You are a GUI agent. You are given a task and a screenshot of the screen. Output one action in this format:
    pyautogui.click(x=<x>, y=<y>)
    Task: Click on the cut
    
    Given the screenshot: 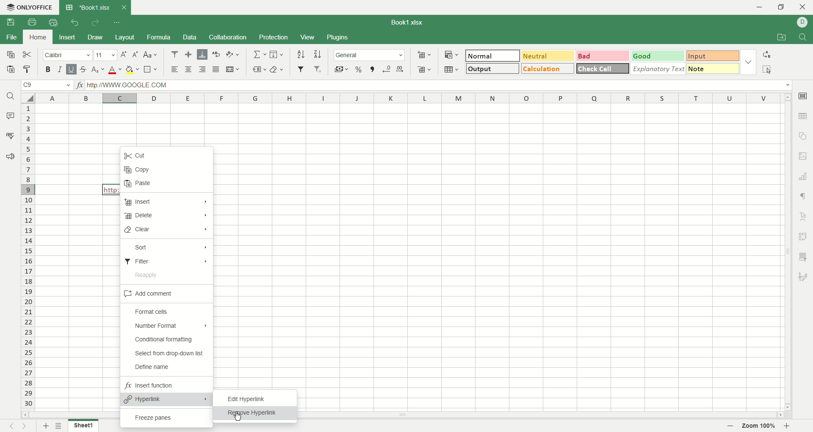 What is the action you would take?
    pyautogui.click(x=29, y=55)
    